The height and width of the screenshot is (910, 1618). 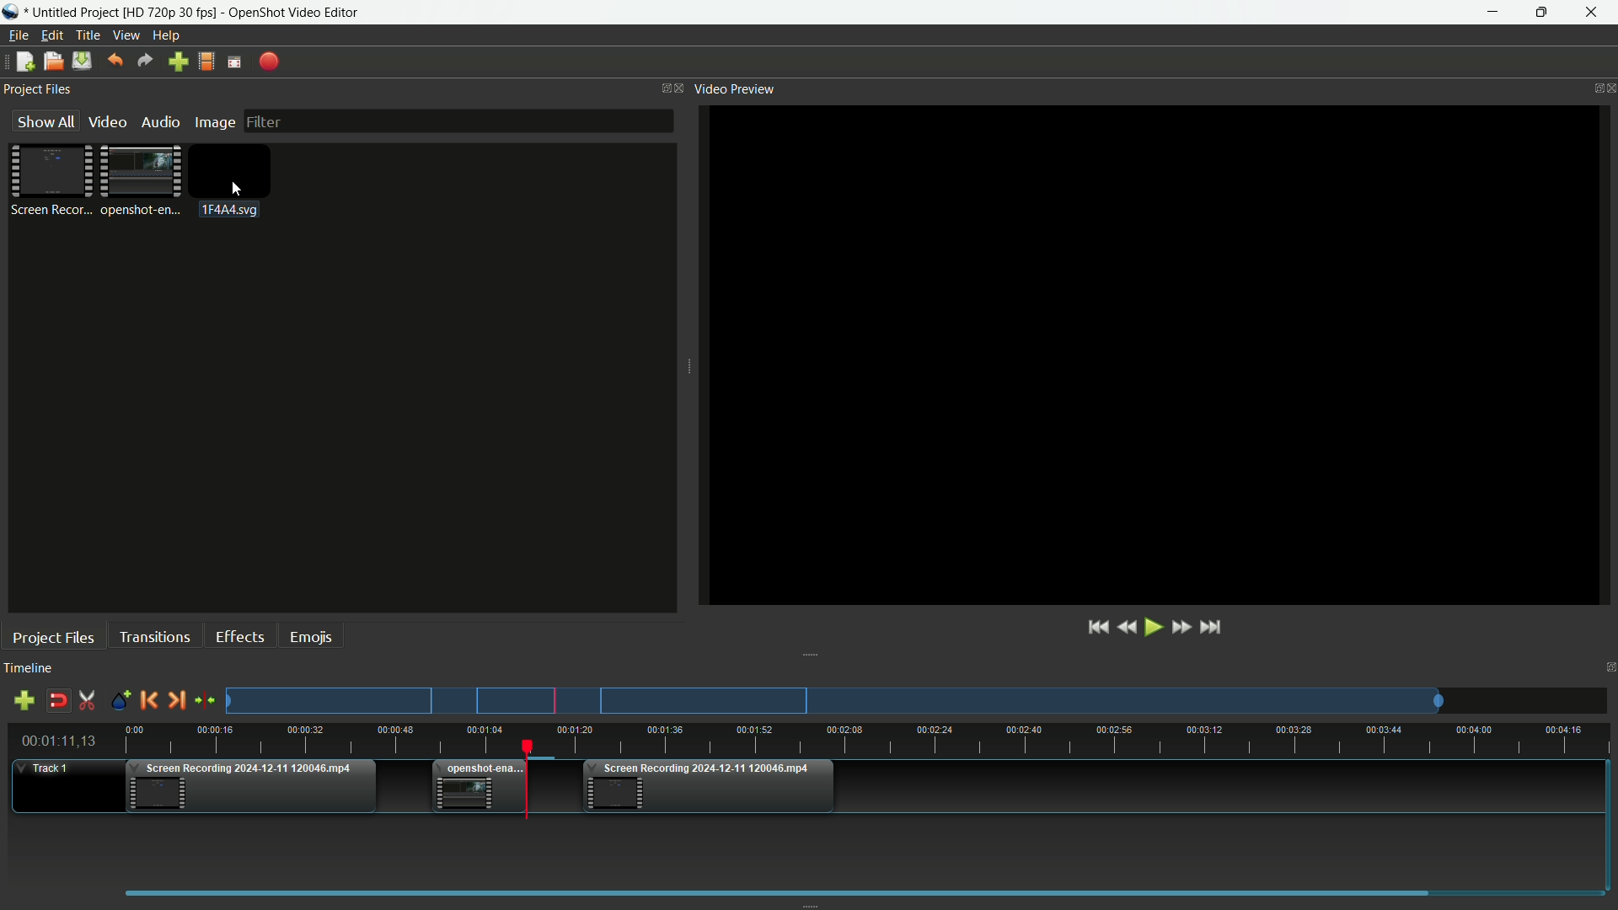 What do you see at coordinates (1131, 627) in the screenshot?
I see `Quickly play backward` at bounding box center [1131, 627].